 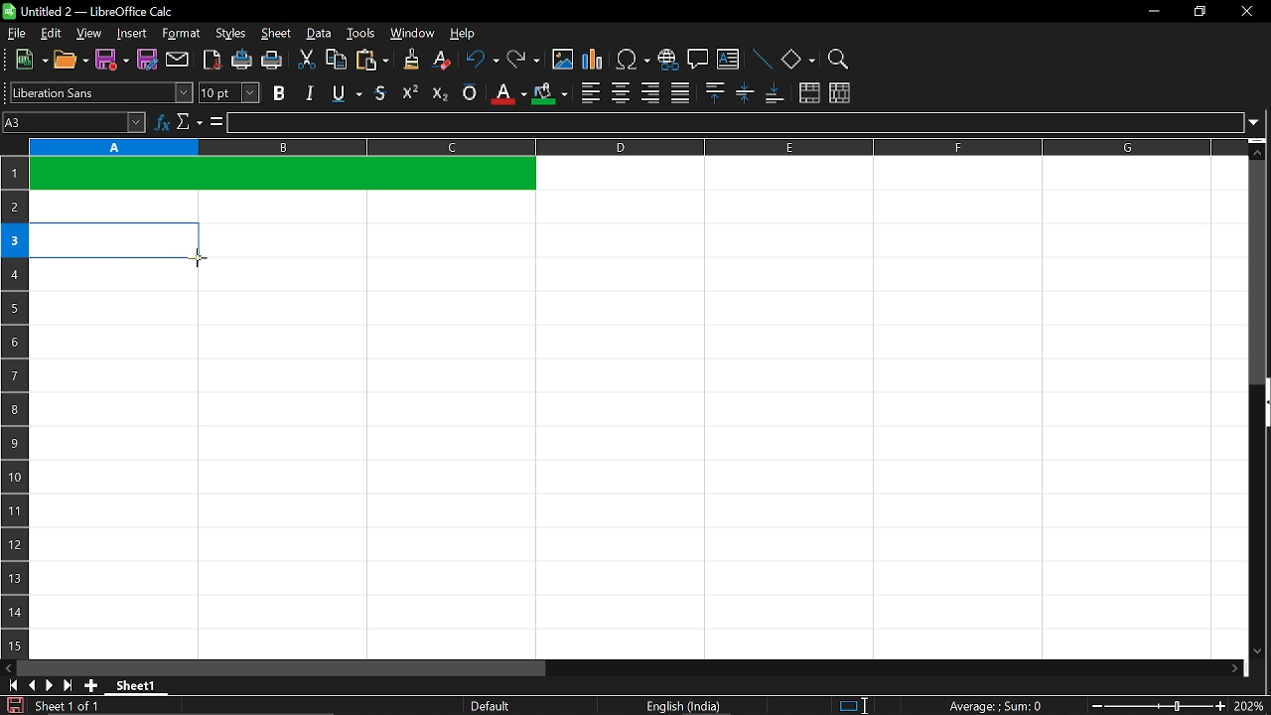 I want to click on sheet, so click(x=276, y=34).